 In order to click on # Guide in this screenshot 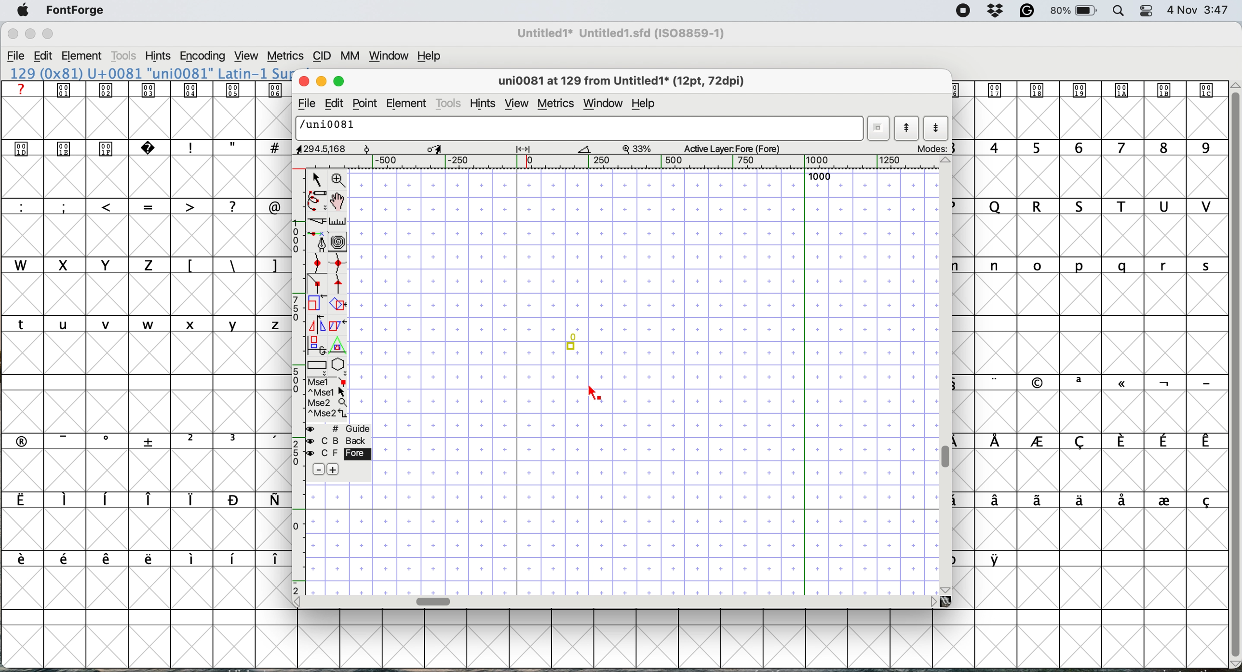, I will do `click(340, 429)`.